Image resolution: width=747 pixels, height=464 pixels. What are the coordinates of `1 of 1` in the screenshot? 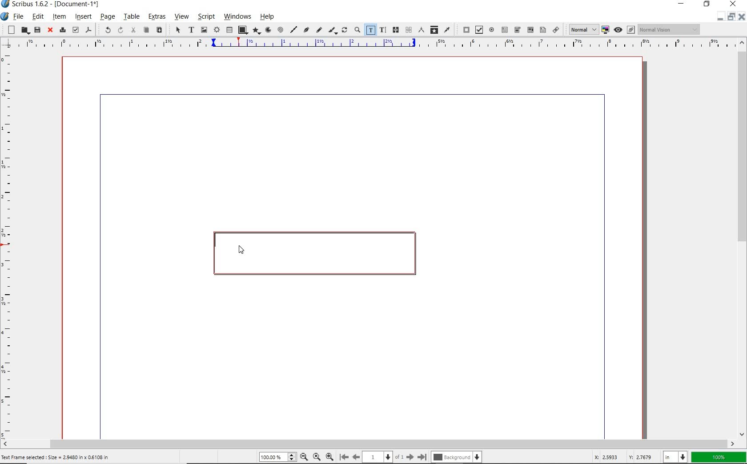 It's located at (383, 457).